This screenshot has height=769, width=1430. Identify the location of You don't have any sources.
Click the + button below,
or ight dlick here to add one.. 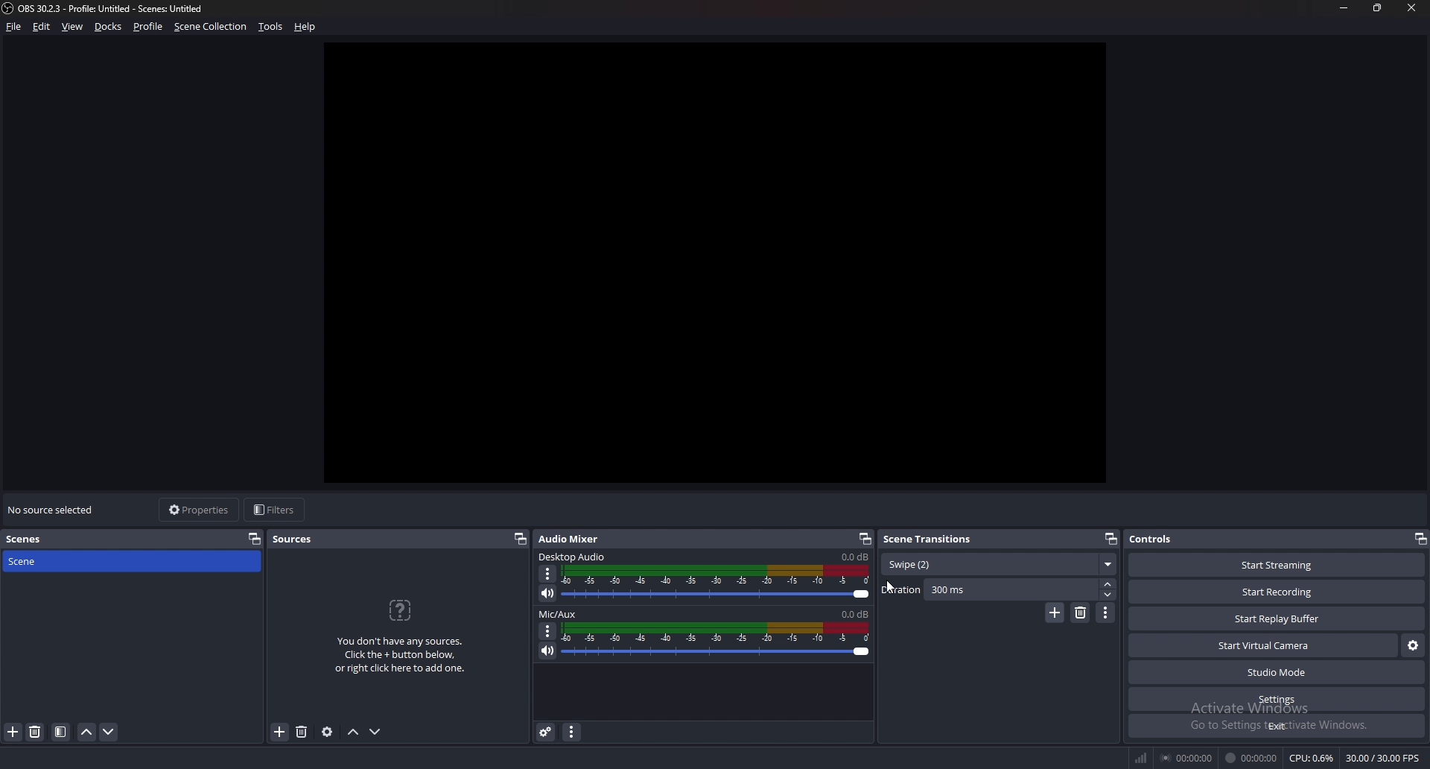
(400, 636).